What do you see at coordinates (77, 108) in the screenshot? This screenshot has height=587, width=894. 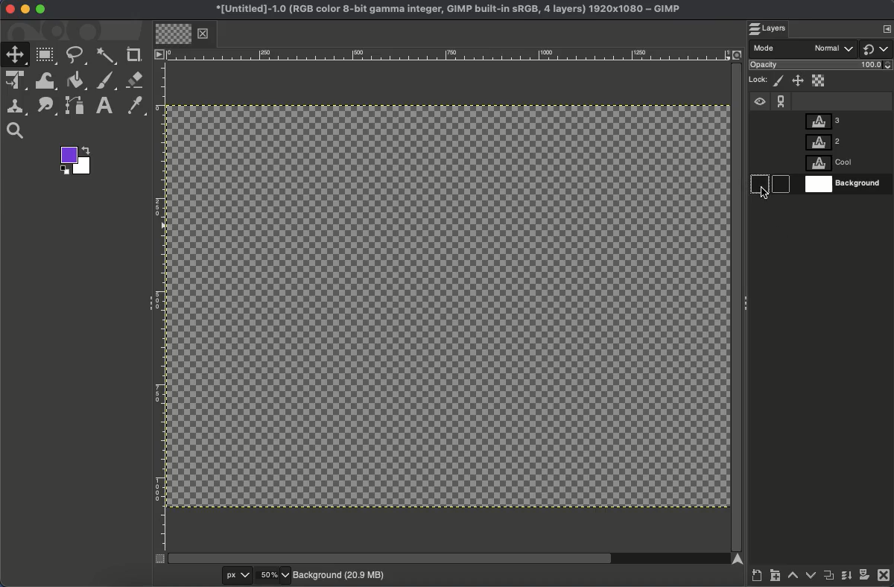 I see `Path` at bounding box center [77, 108].